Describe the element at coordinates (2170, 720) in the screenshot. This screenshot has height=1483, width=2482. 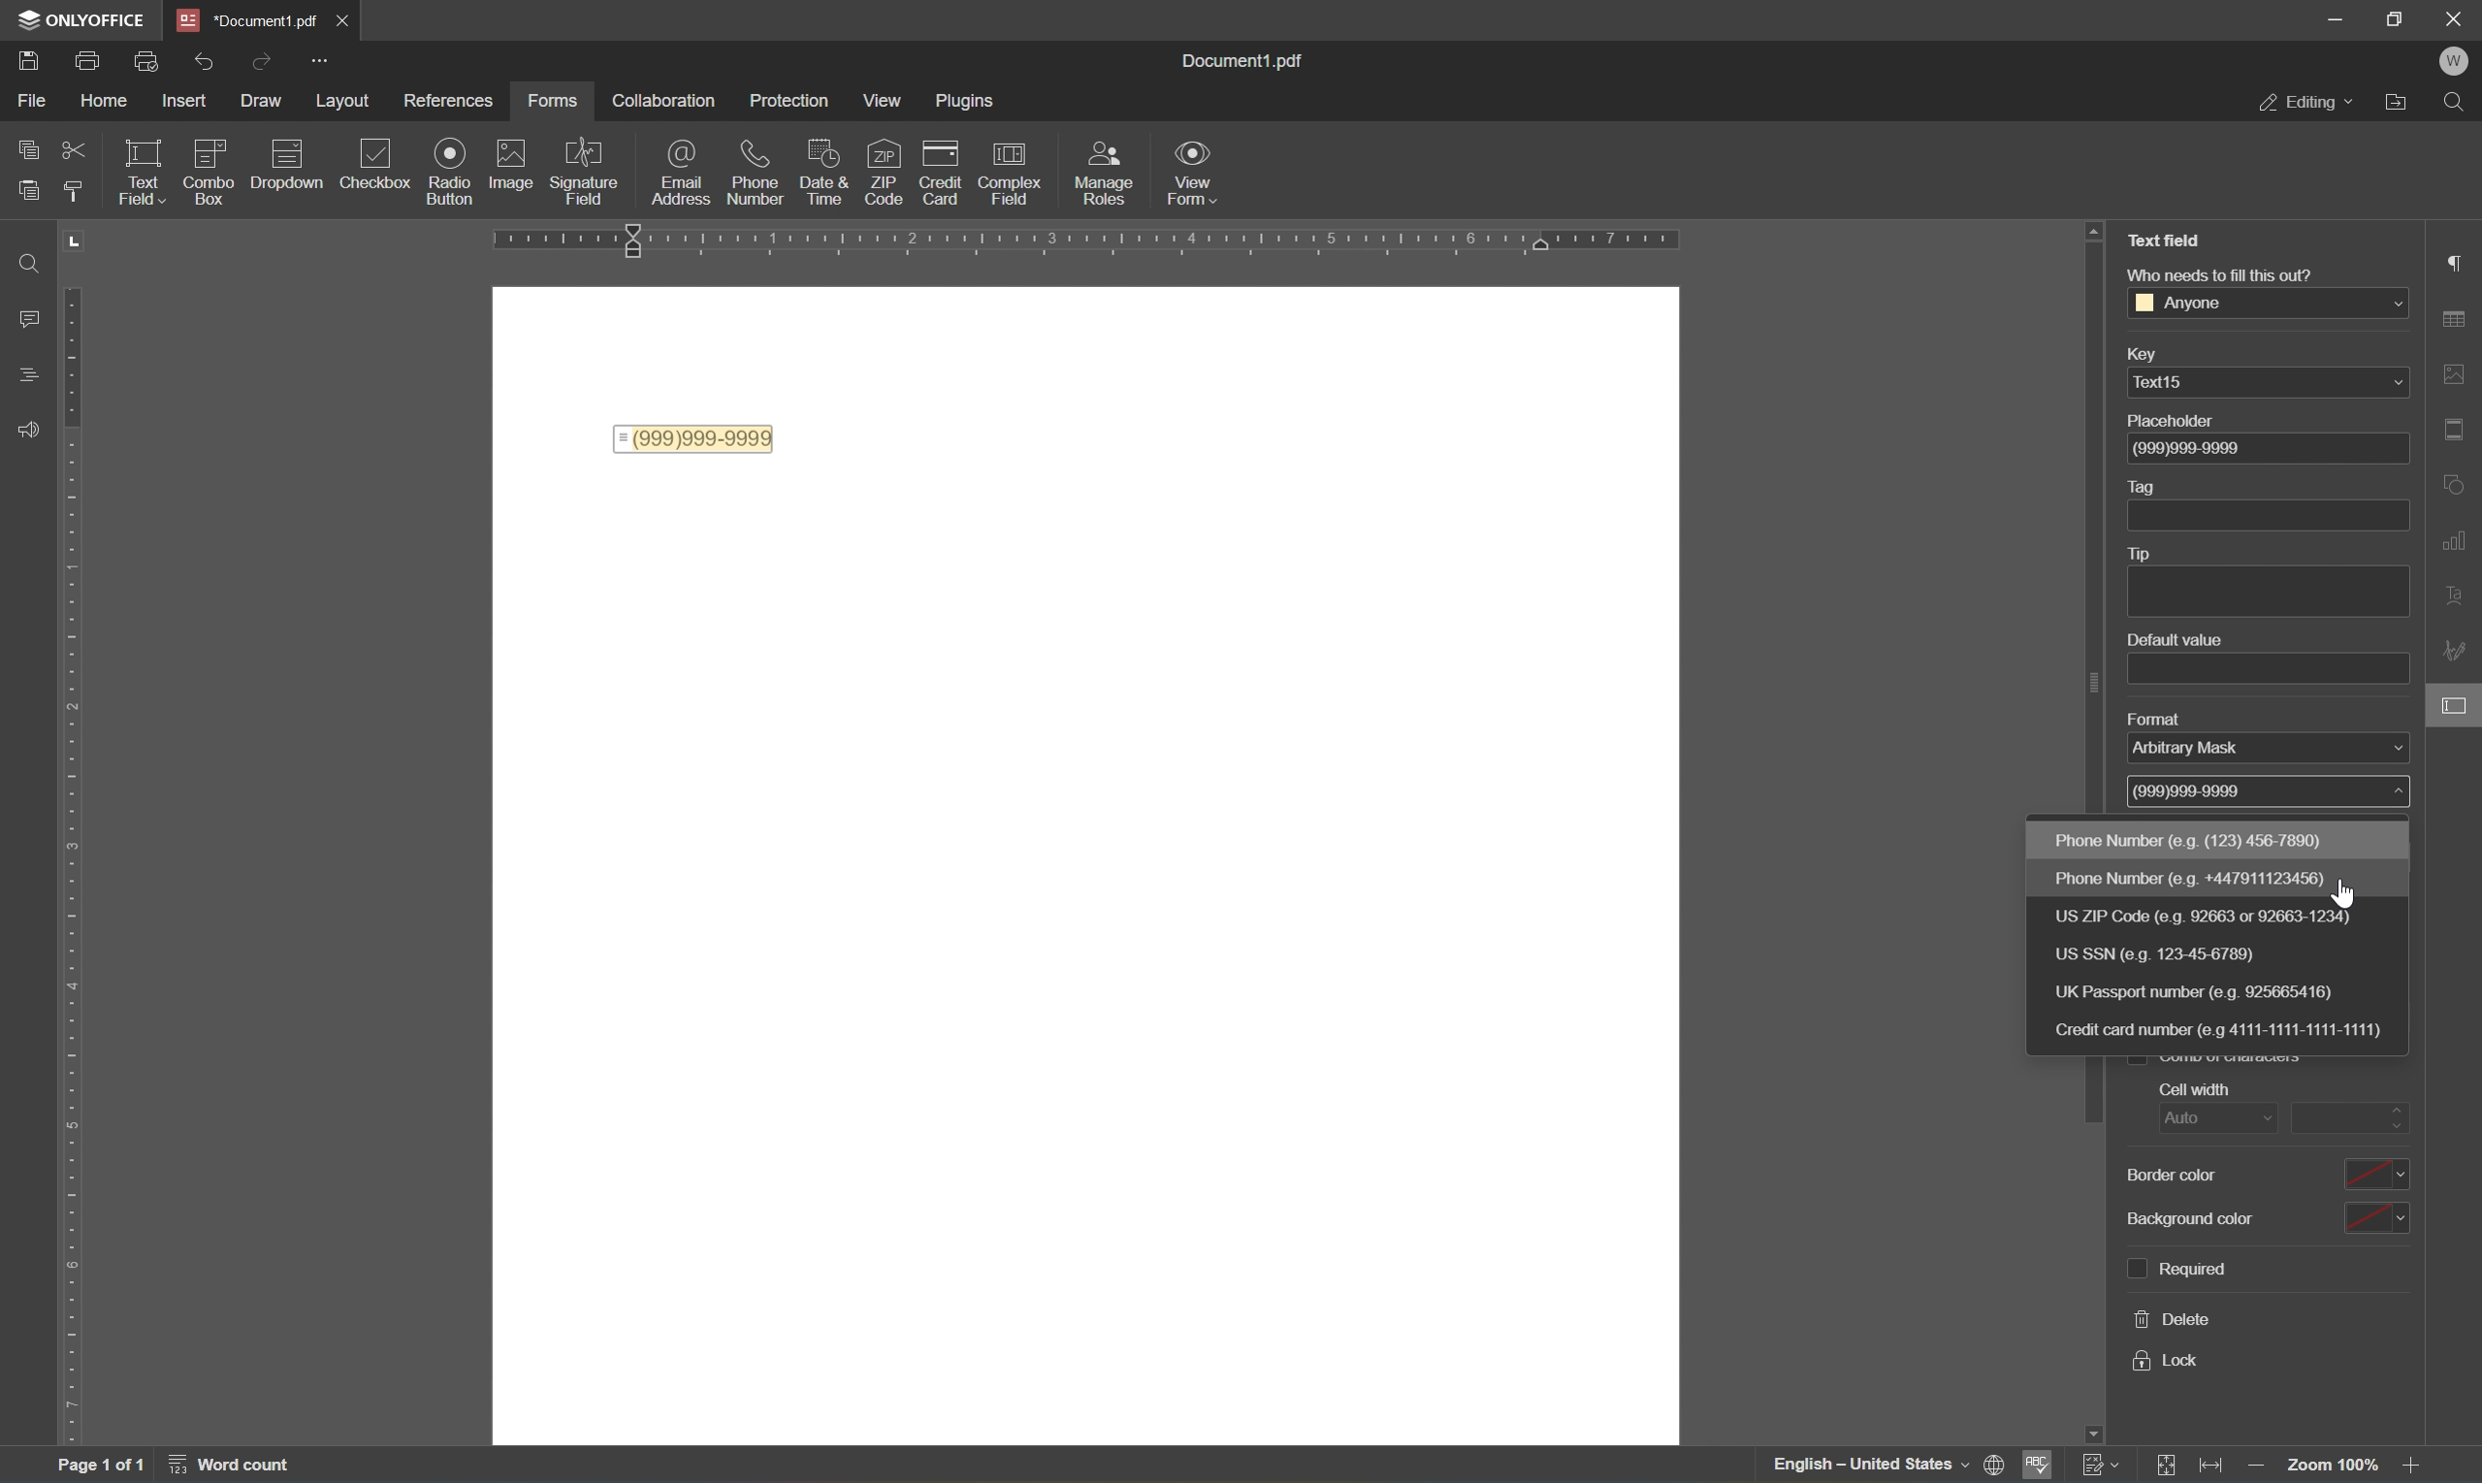
I see `format` at that location.